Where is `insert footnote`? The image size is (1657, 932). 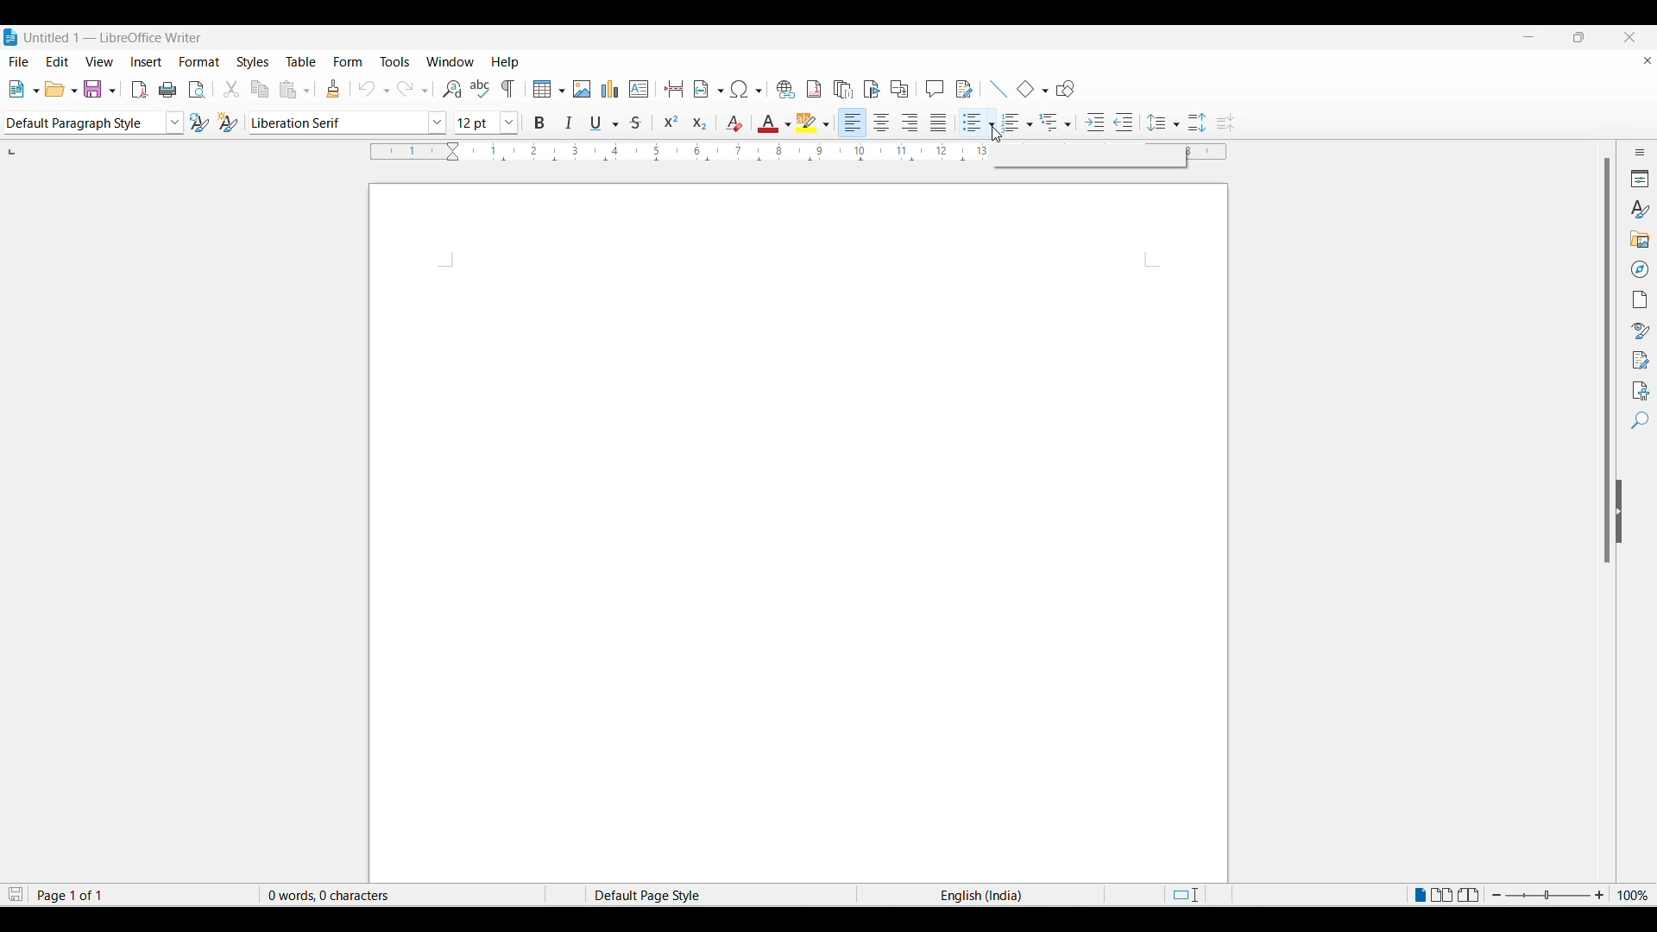
insert footnote is located at coordinates (816, 90).